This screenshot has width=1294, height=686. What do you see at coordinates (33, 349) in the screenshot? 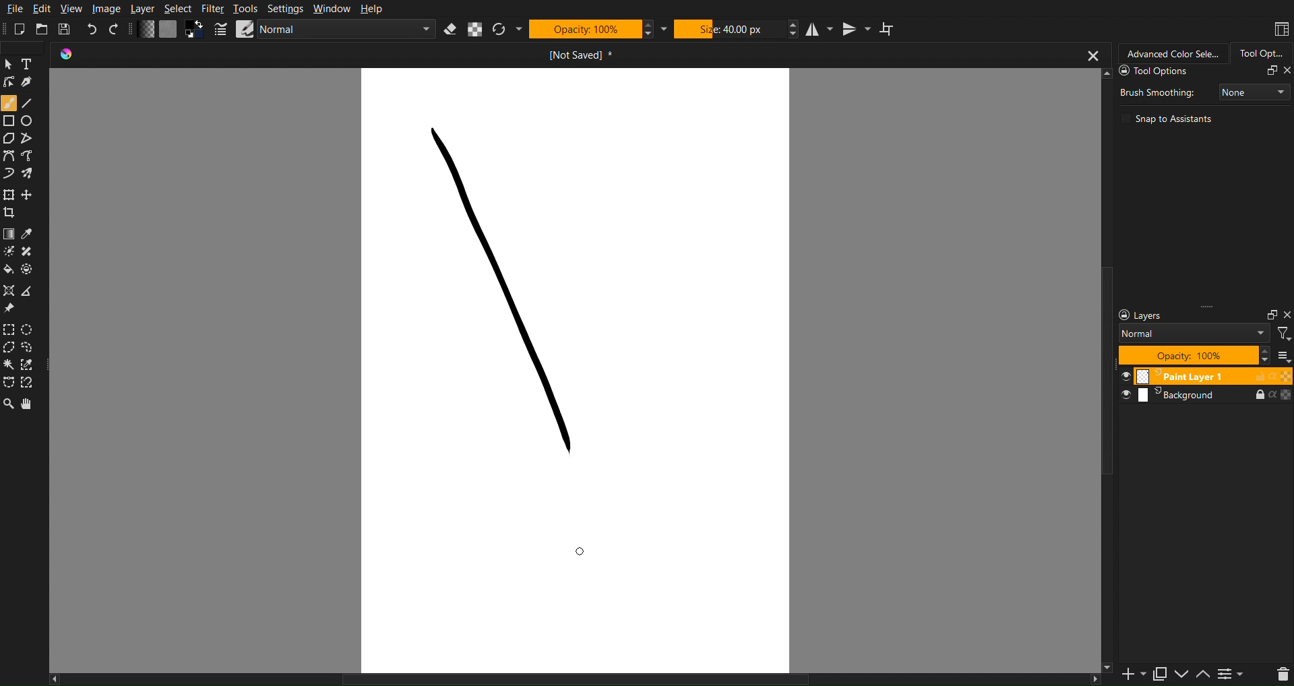
I see `Custom Shape Marquee Tool` at bounding box center [33, 349].